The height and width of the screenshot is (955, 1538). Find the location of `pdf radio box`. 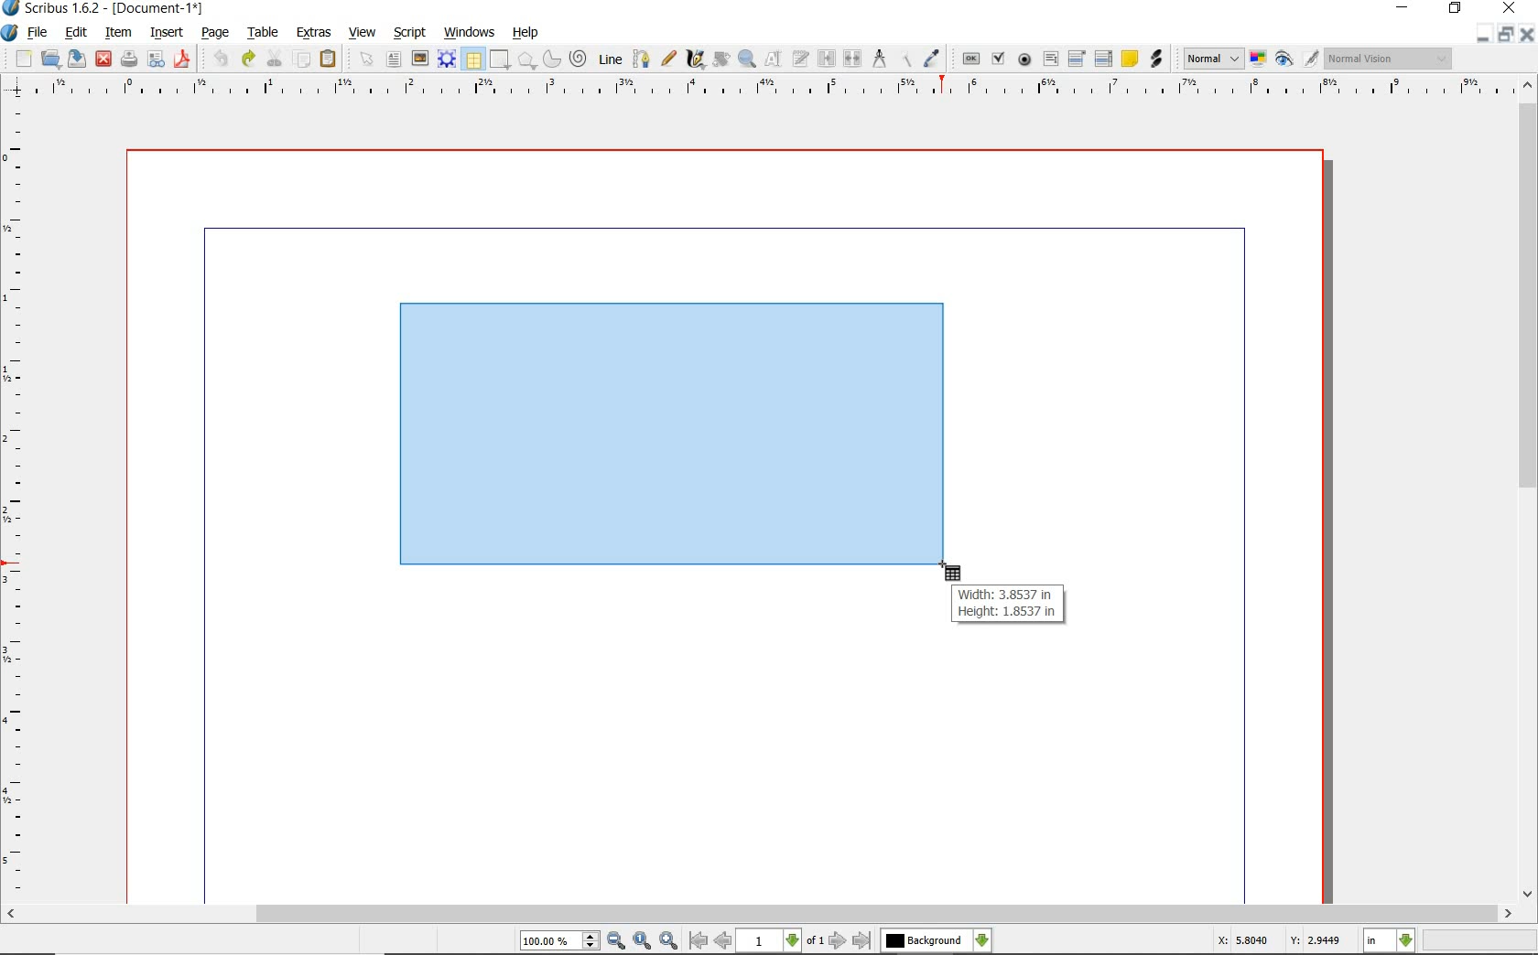

pdf radio box is located at coordinates (1025, 60).